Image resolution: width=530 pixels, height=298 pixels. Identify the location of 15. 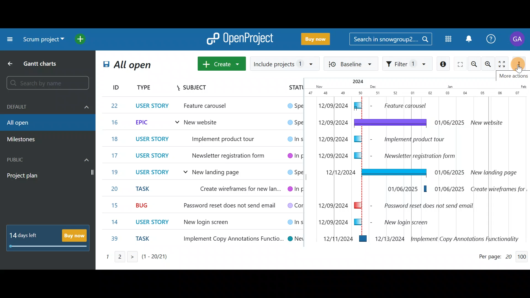
(115, 206).